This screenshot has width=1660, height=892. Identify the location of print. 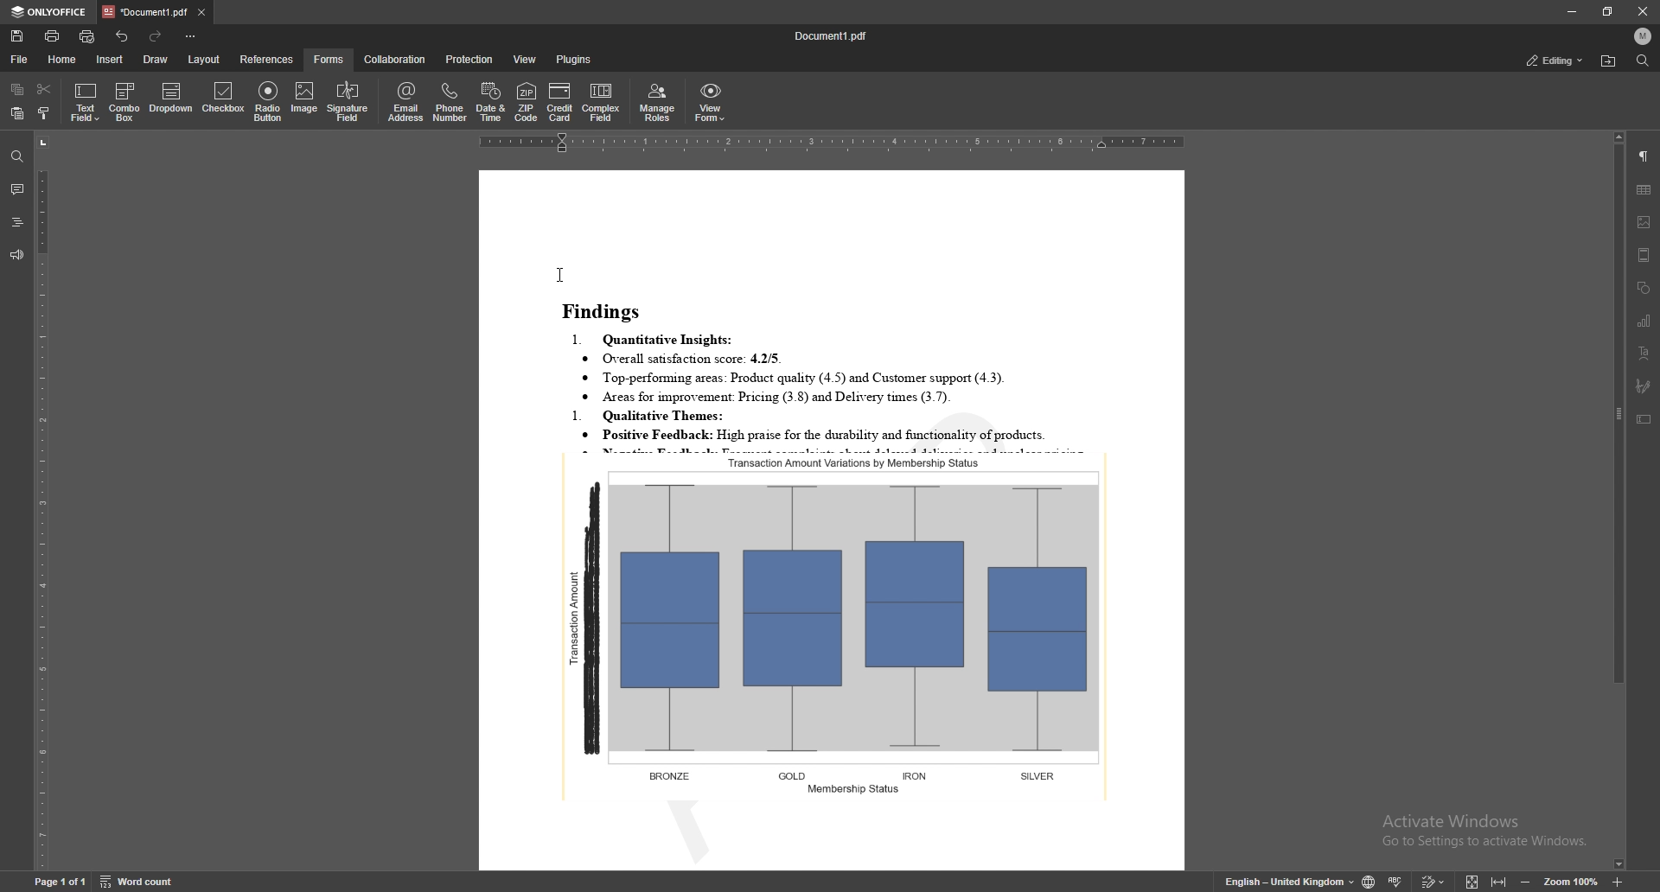
(53, 36).